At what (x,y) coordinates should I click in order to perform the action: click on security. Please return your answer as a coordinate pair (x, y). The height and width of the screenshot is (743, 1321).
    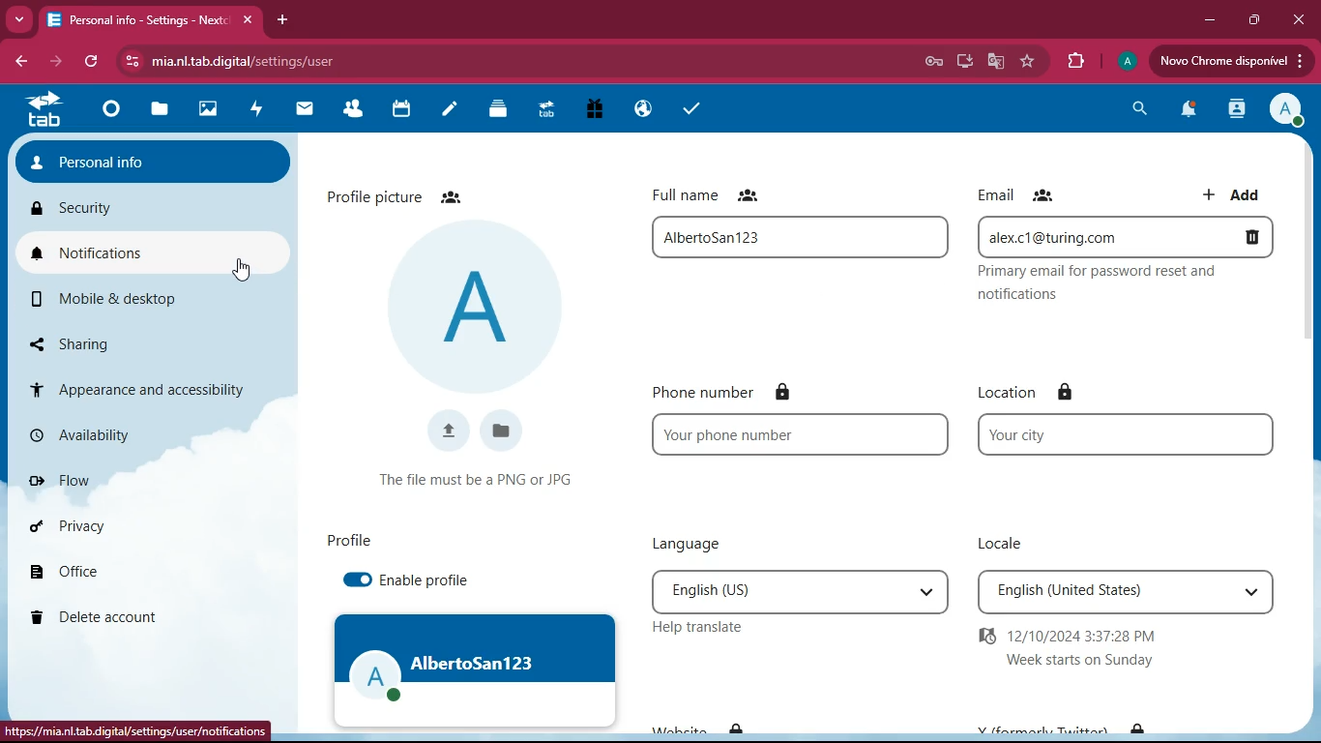
    Looking at the image, I should click on (150, 205).